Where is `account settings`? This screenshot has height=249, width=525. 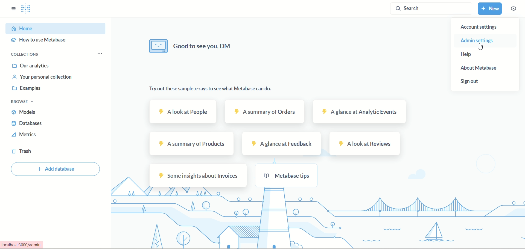
account settings is located at coordinates (480, 27).